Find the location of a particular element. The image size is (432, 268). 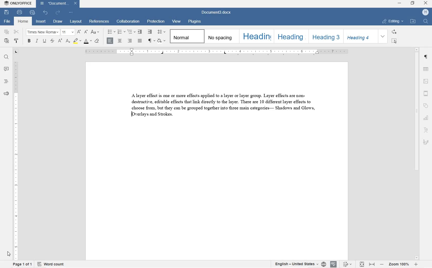

bullet is located at coordinates (111, 31).